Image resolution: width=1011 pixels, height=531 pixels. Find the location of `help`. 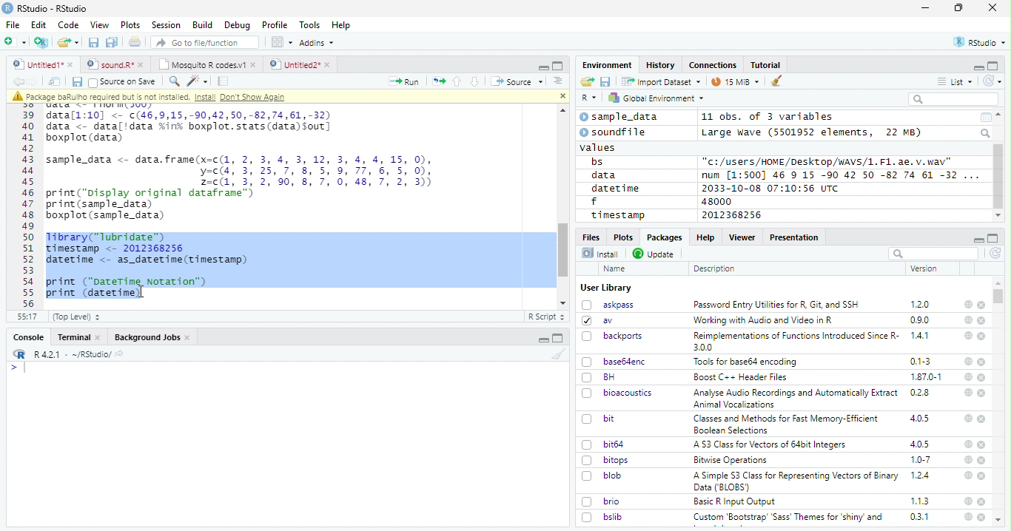

help is located at coordinates (968, 319).